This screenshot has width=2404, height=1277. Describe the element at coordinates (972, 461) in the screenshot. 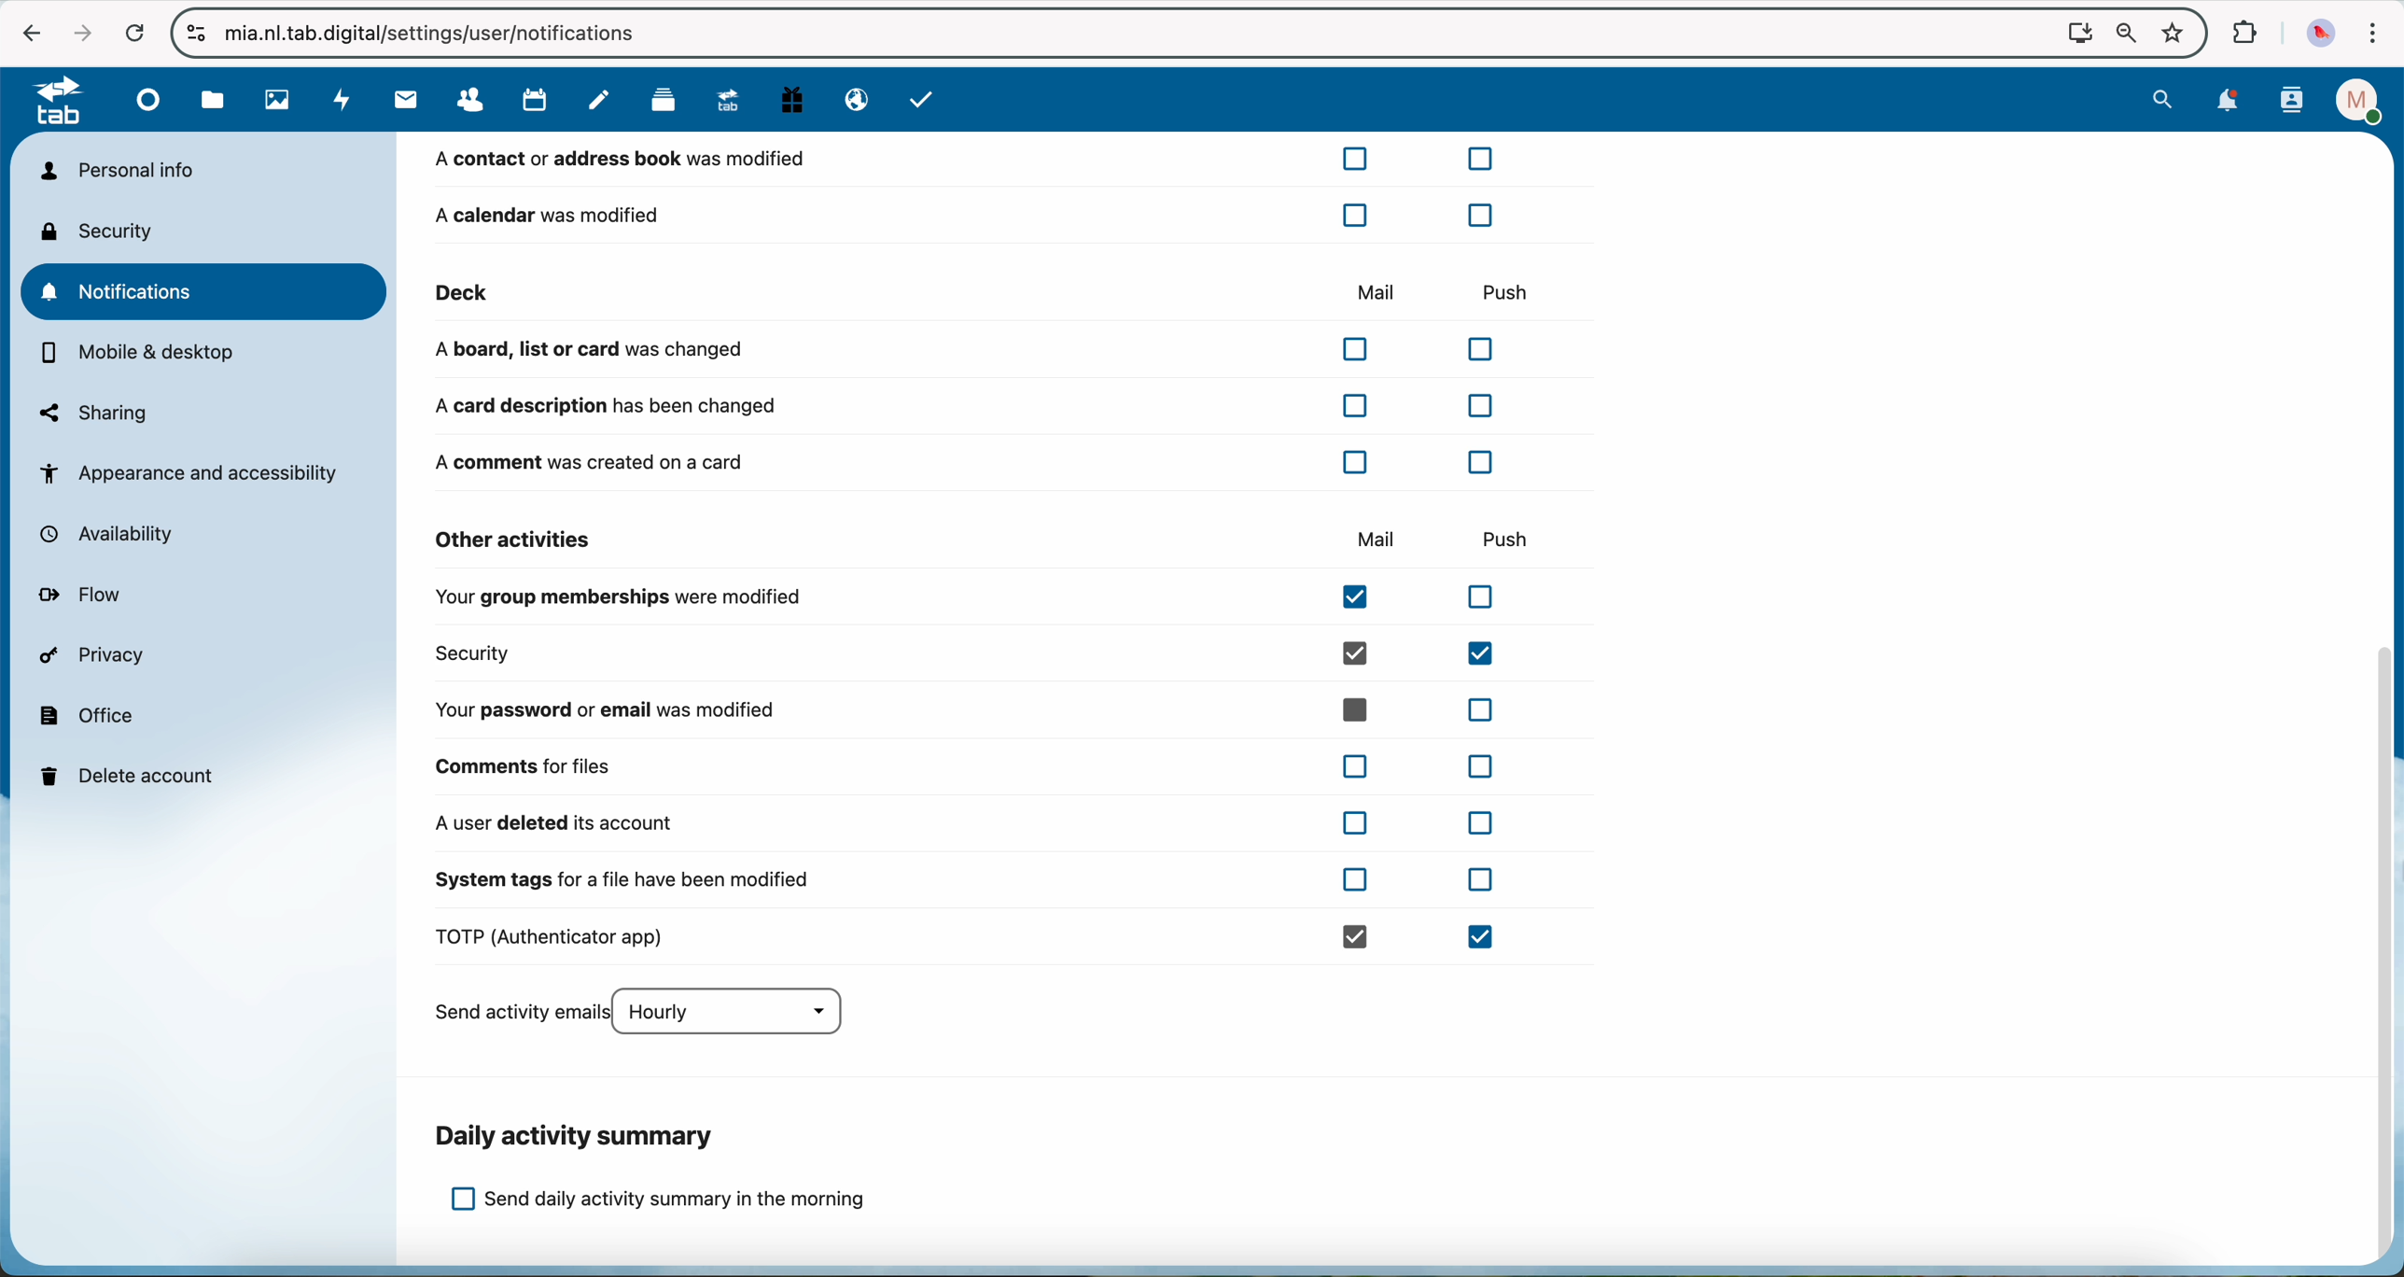

I see `a comment was created on a card` at that location.